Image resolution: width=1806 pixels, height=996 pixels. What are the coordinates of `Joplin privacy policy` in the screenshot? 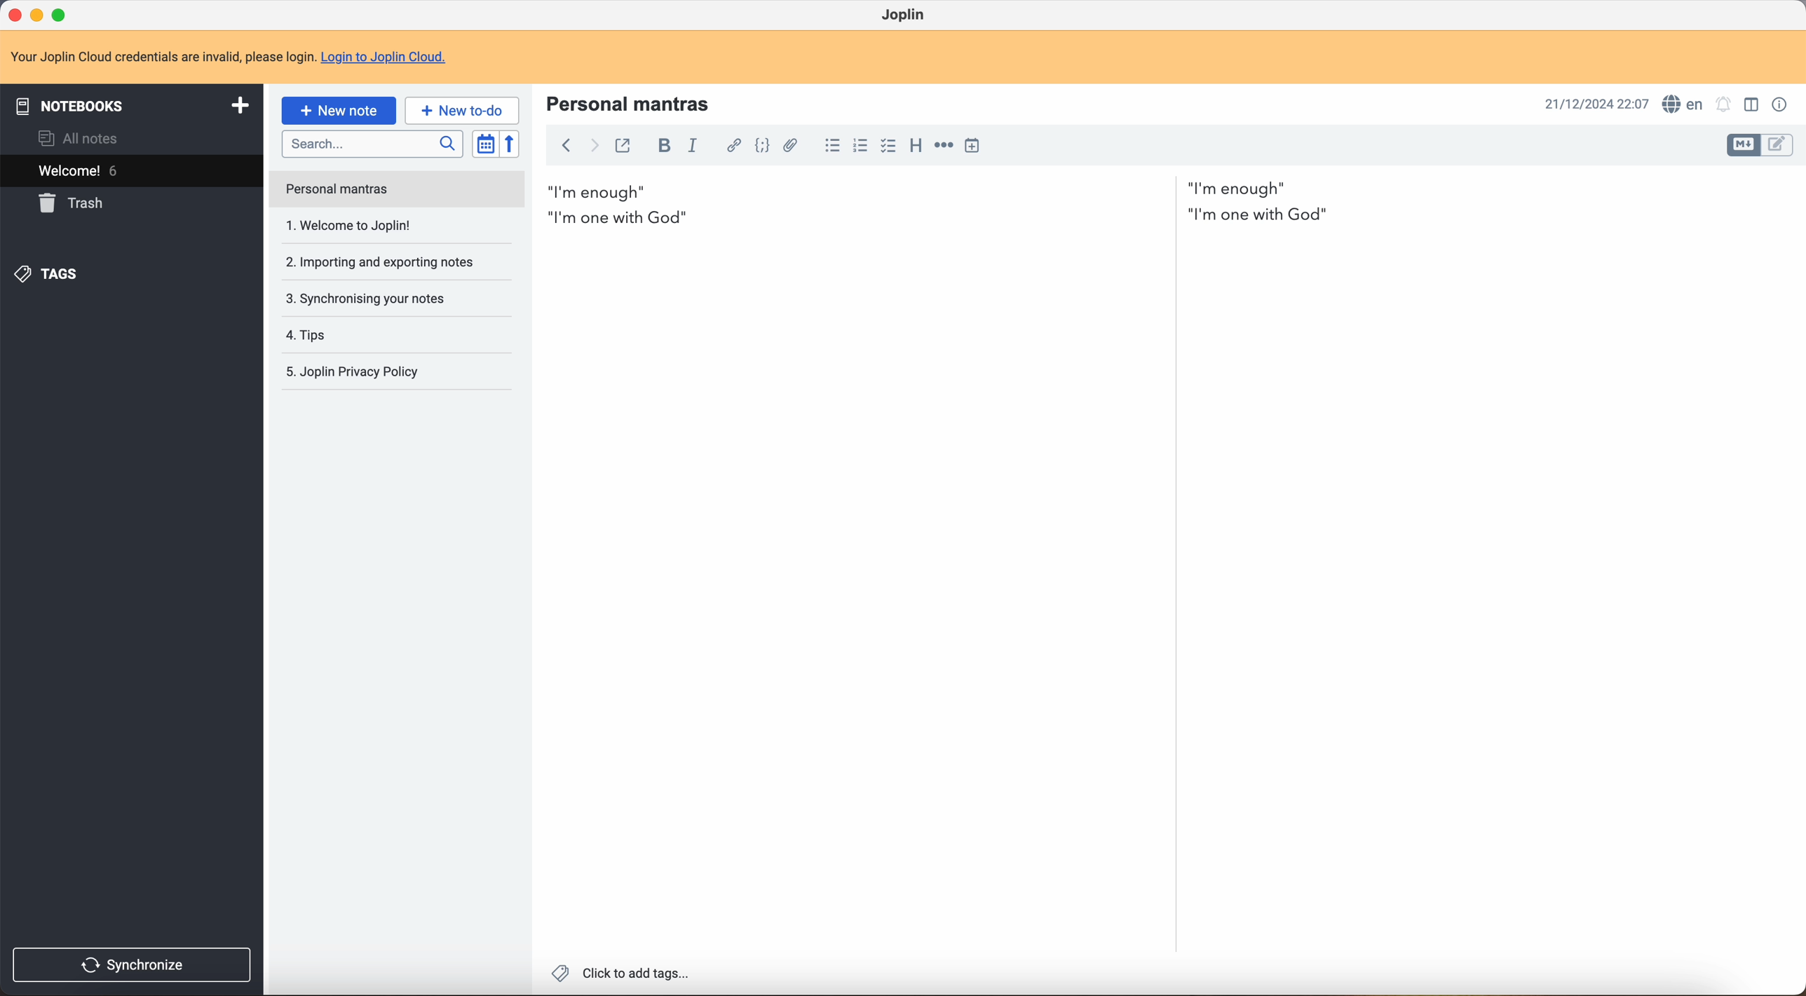 It's located at (357, 334).